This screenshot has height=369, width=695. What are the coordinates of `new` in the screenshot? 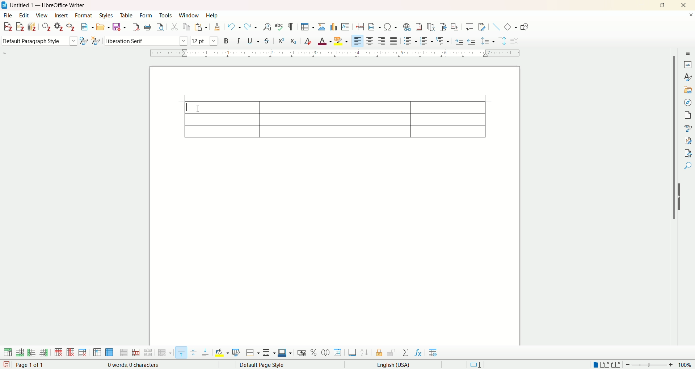 It's located at (87, 27).